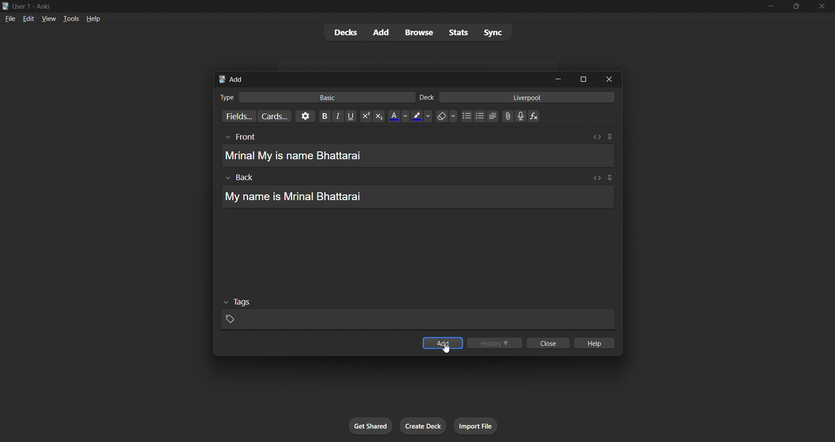 The height and width of the screenshot is (442, 835). What do you see at coordinates (555, 78) in the screenshot?
I see `minimize` at bounding box center [555, 78].